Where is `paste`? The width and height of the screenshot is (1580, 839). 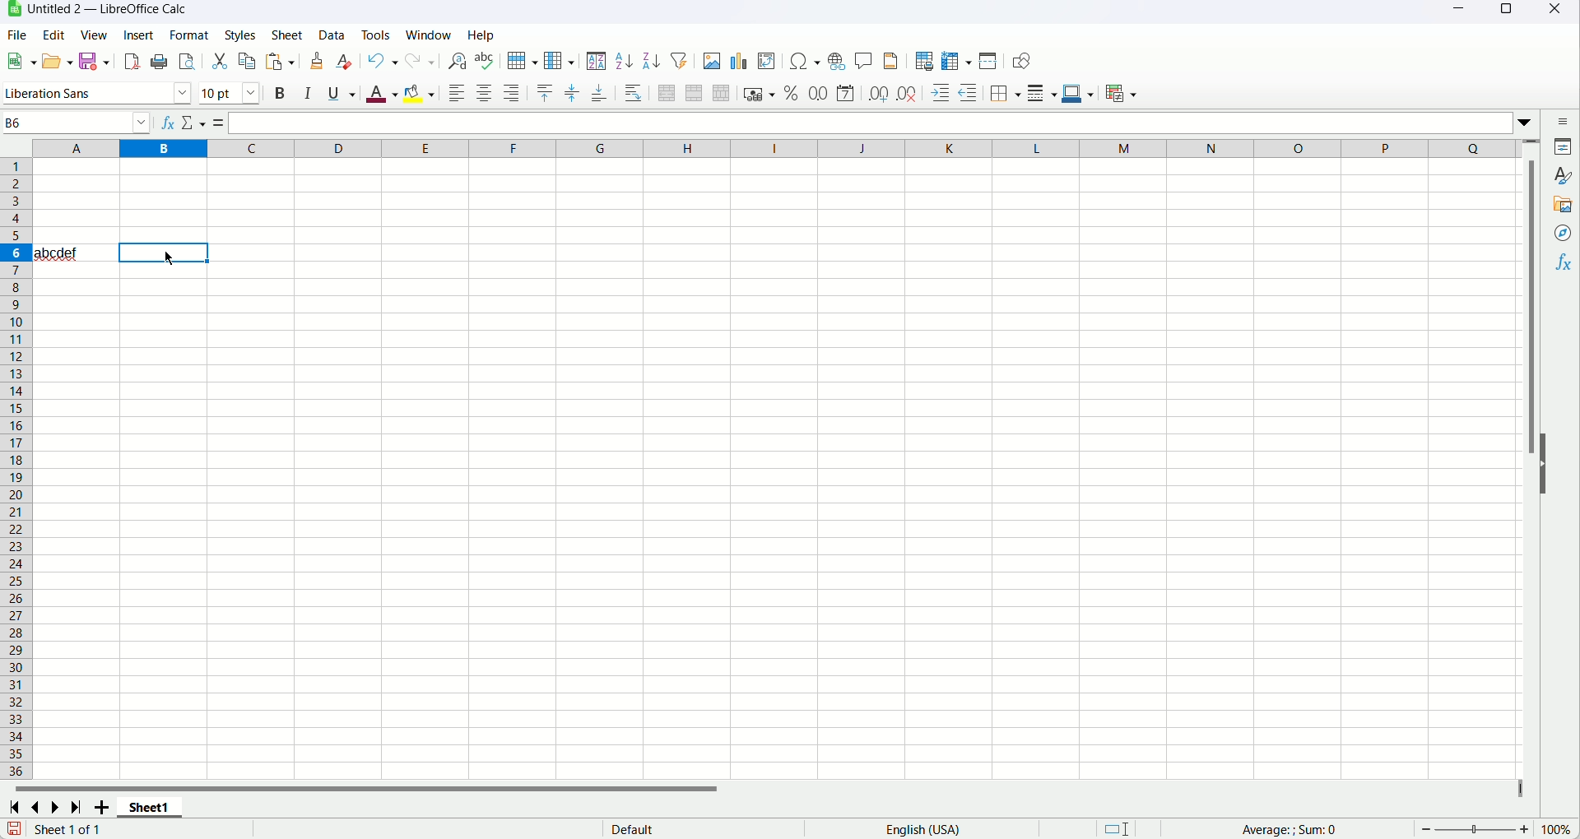 paste is located at coordinates (280, 61).